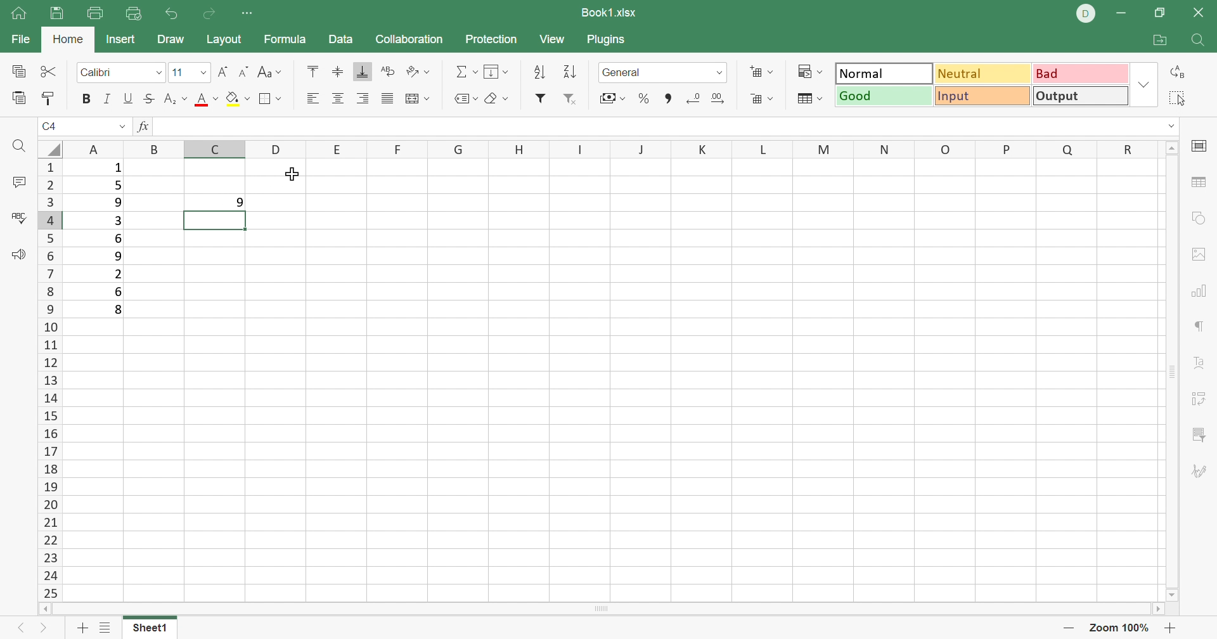  Describe the element at coordinates (387, 70) in the screenshot. I see `Wrap Text` at that location.